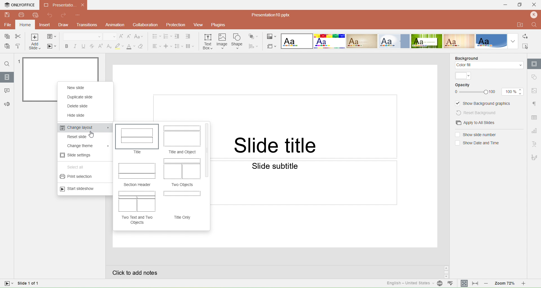 The image size is (541, 288). What do you see at coordinates (78, 178) in the screenshot?
I see `Print section` at bounding box center [78, 178].